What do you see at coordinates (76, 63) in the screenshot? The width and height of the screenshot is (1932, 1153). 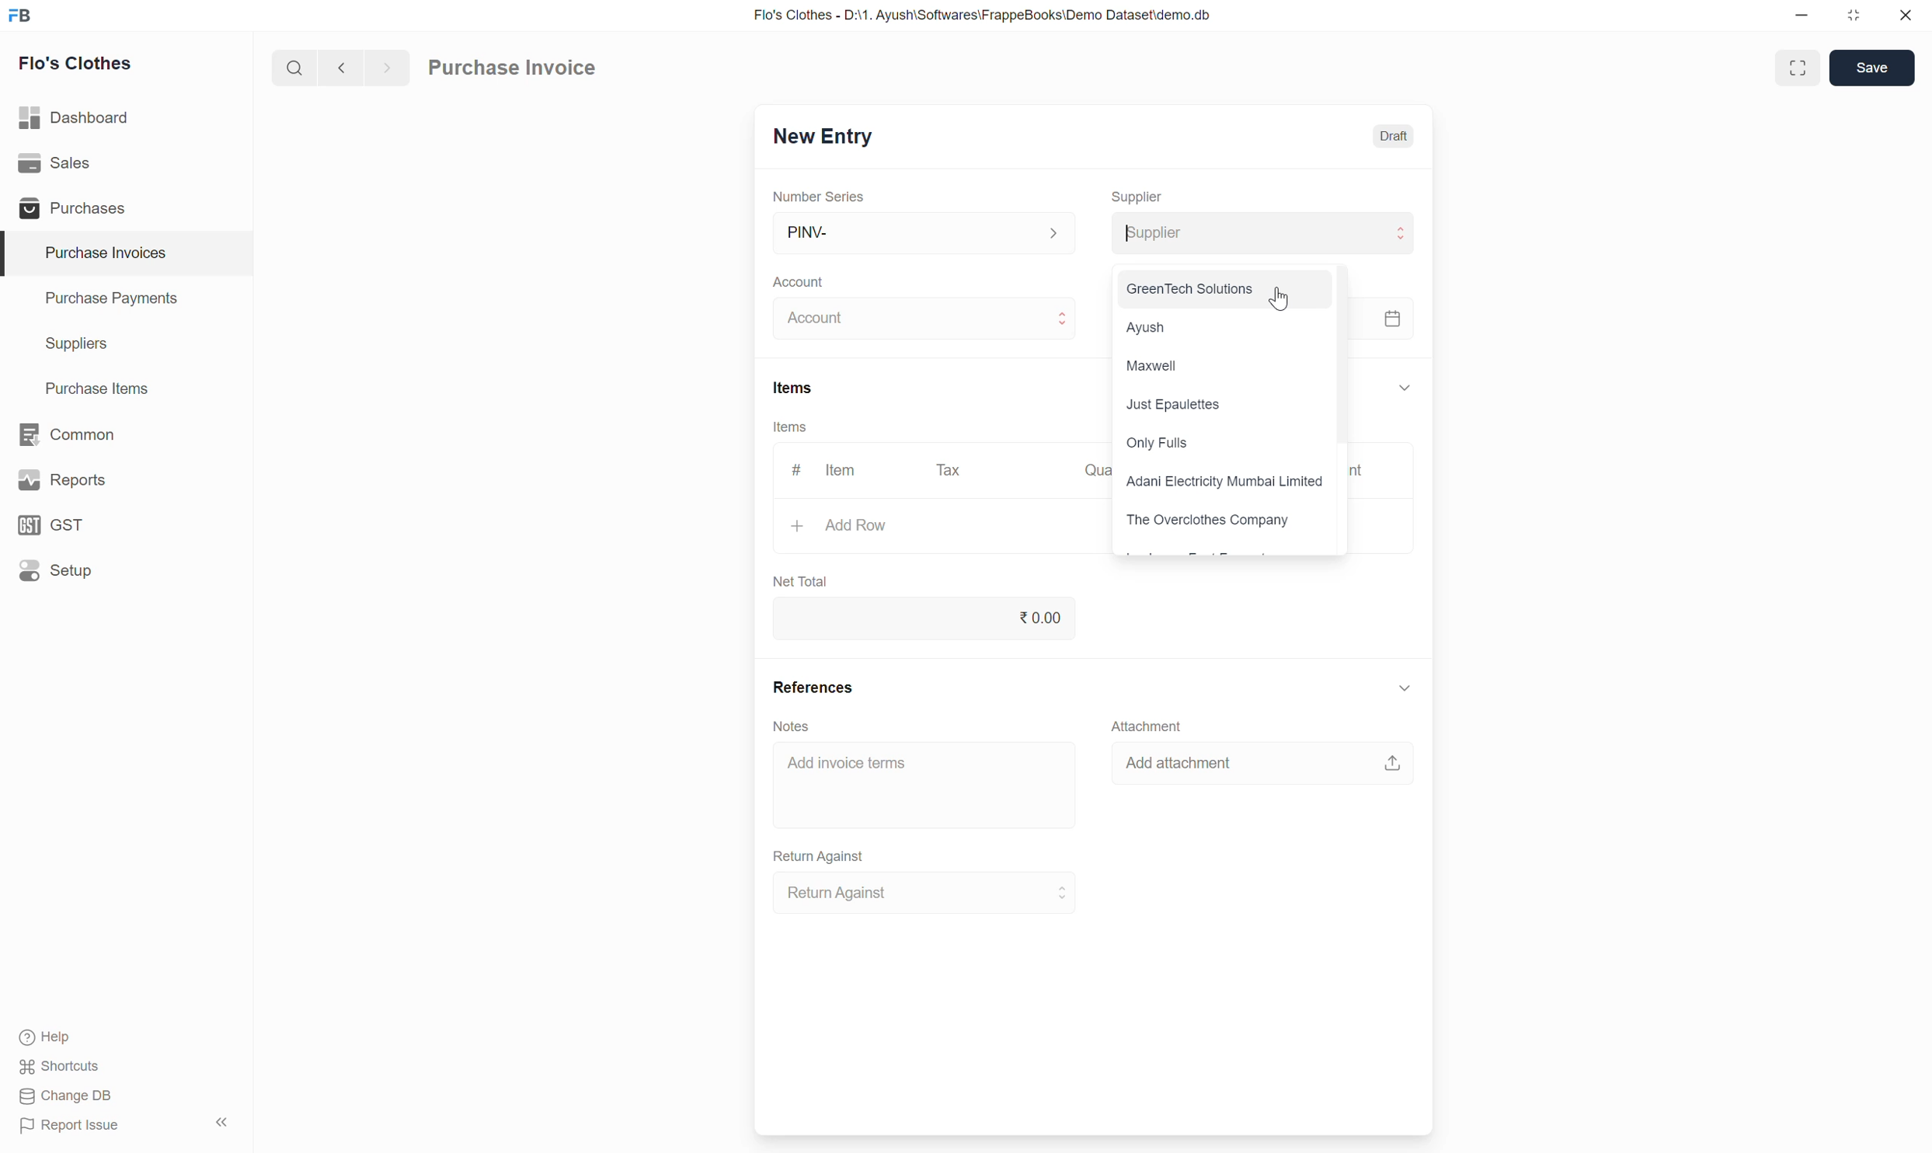 I see `Flo's Clothes` at bounding box center [76, 63].